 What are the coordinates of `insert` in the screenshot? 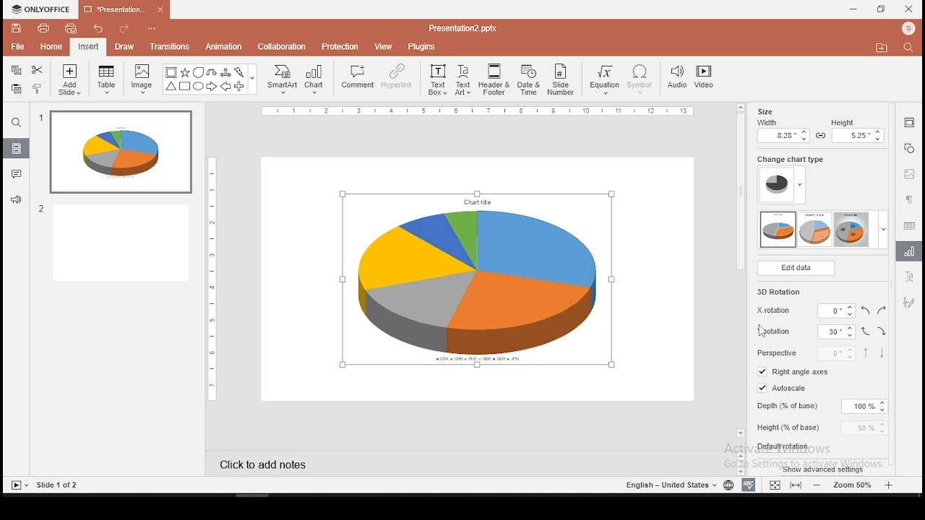 It's located at (89, 46).